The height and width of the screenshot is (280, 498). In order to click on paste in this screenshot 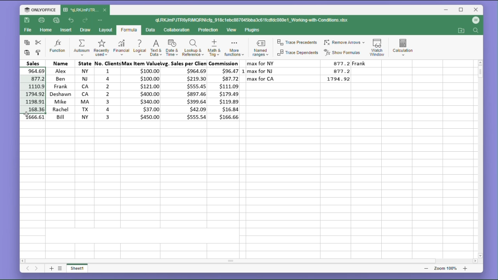, I will do `click(27, 53)`.